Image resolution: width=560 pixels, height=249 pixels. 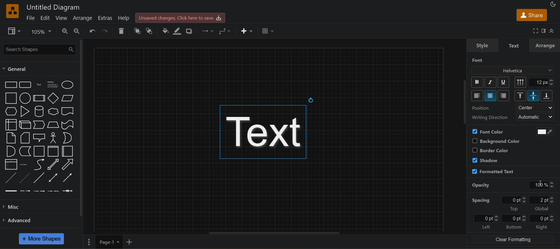 What do you see at coordinates (68, 85) in the screenshot?
I see `ellipse` at bounding box center [68, 85].